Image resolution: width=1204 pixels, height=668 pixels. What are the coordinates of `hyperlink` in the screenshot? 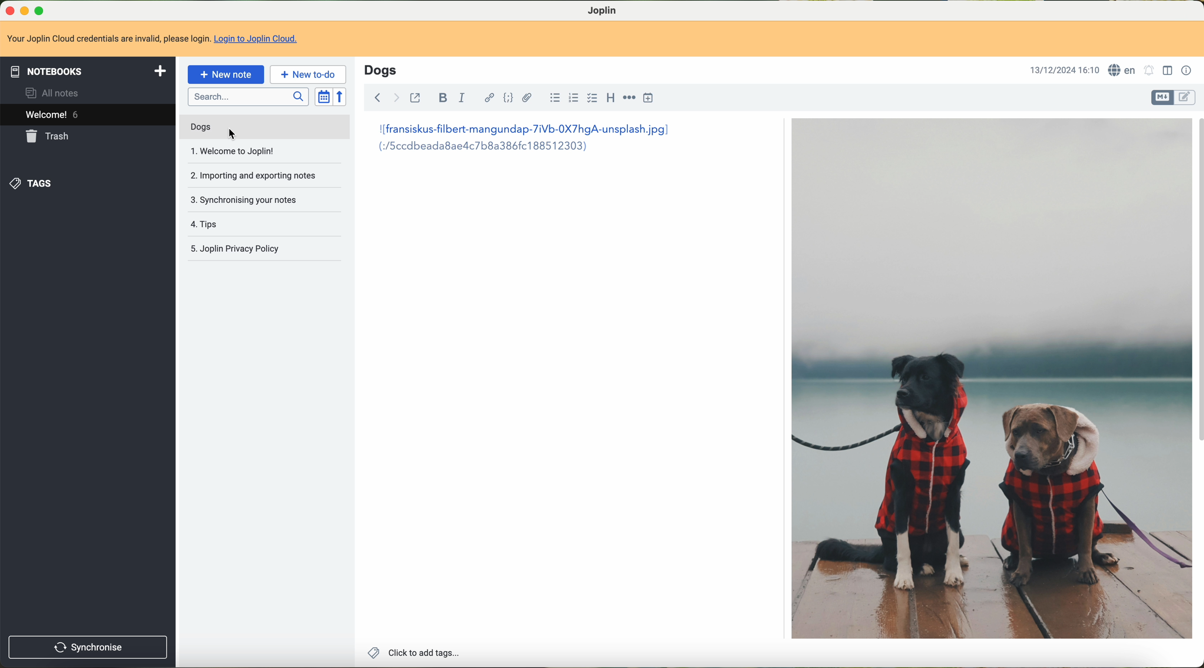 It's located at (487, 99).